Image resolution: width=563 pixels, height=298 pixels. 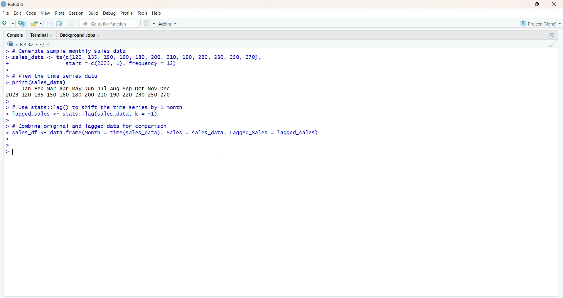 What do you see at coordinates (109, 13) in the screenshot?
I see `debug` at bounding box center [109, 13].